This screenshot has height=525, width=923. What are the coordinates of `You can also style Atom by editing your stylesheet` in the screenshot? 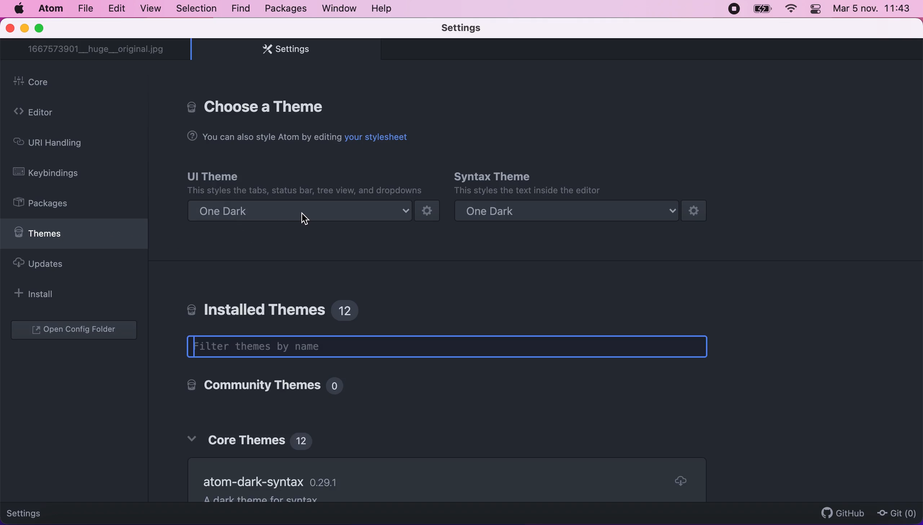 It's located at (297, 137).